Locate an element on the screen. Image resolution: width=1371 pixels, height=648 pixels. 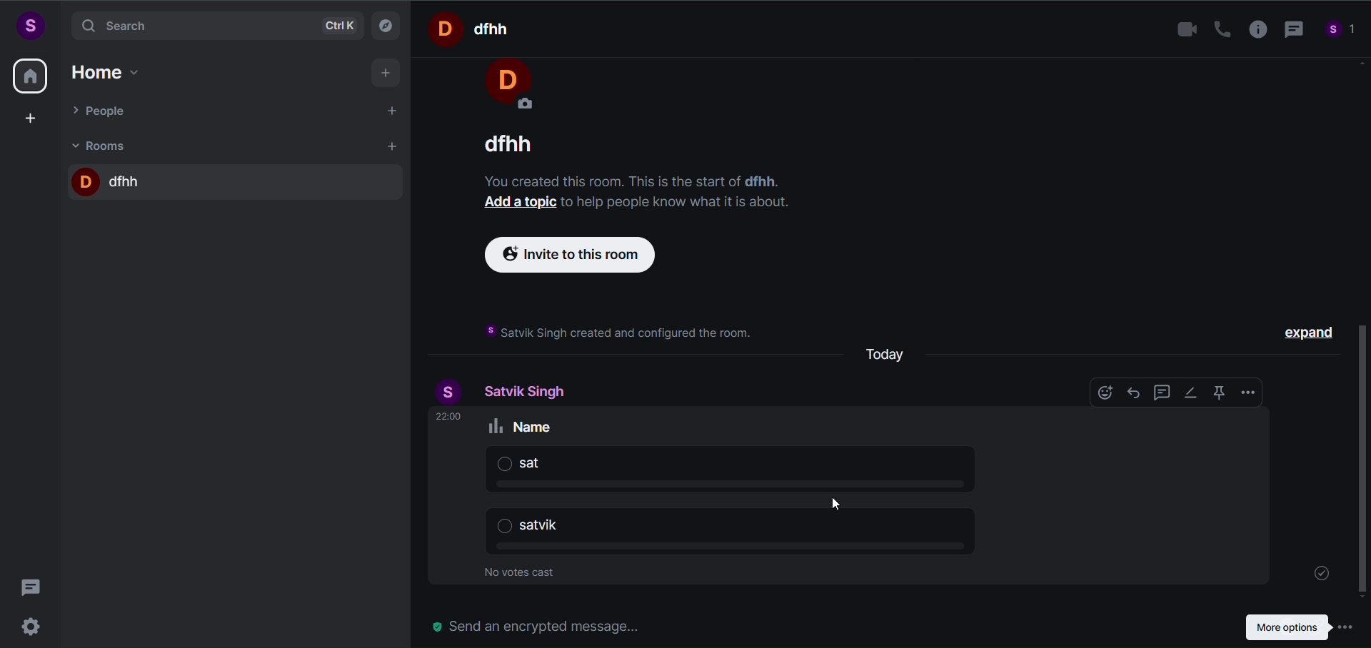
to help people know what it is about. is located at coordinates (677, 201).